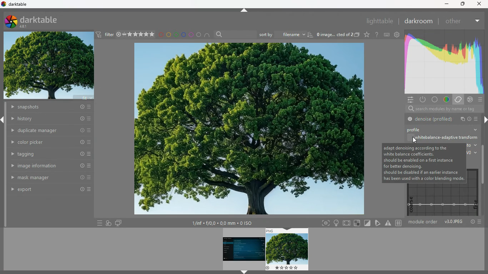 This screenshot has height=274, width=488. Describe the element at coordinates (469, 118) in the screenshot. I see `profile` at that location.